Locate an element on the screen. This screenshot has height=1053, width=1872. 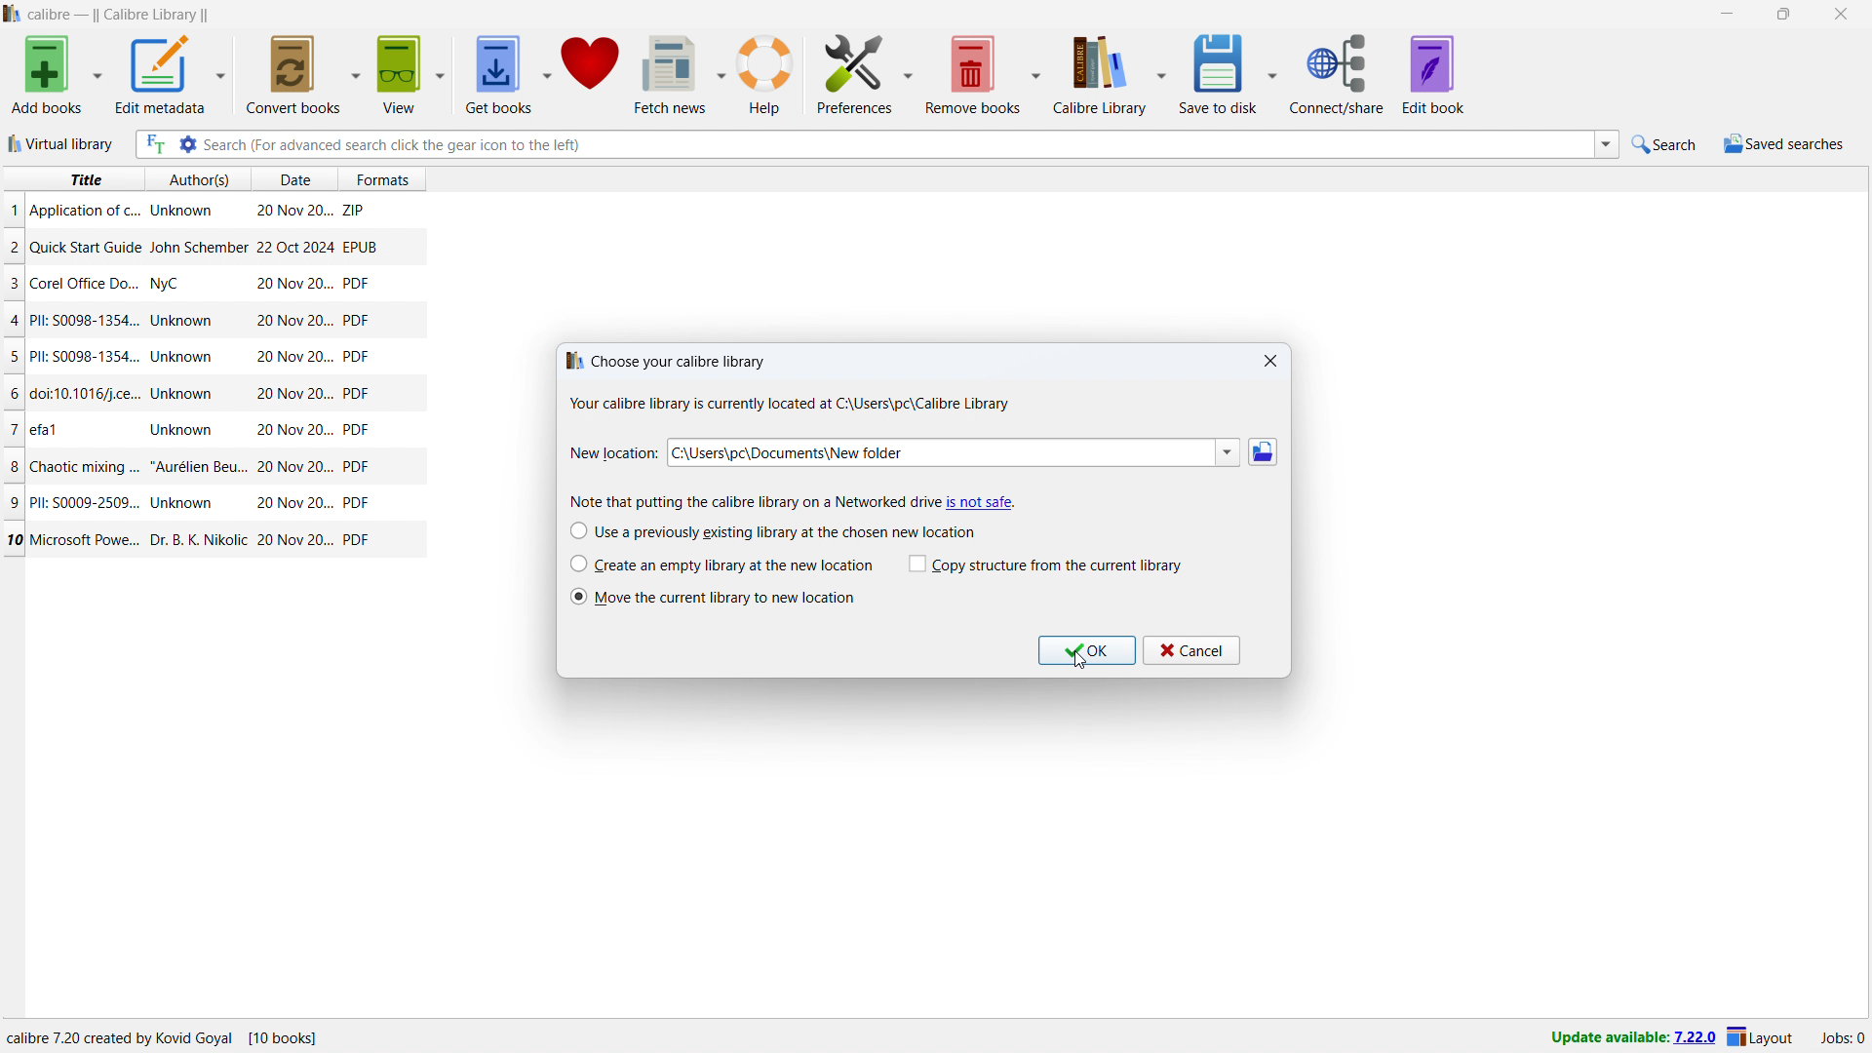
EPUB is located at coordinates (360, 246).